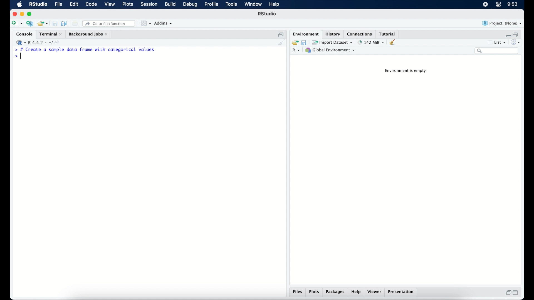  What do you see at coordinates (89, 34) in the screenshot?
I see `background jobs` at bounding box center [89, 34].